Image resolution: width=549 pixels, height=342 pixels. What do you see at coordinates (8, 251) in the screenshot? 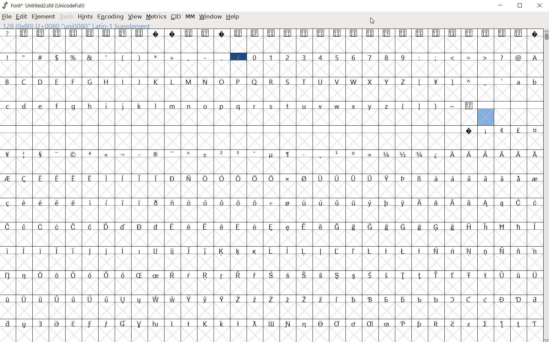
I see `glyph` at bounding box center [8, 251].